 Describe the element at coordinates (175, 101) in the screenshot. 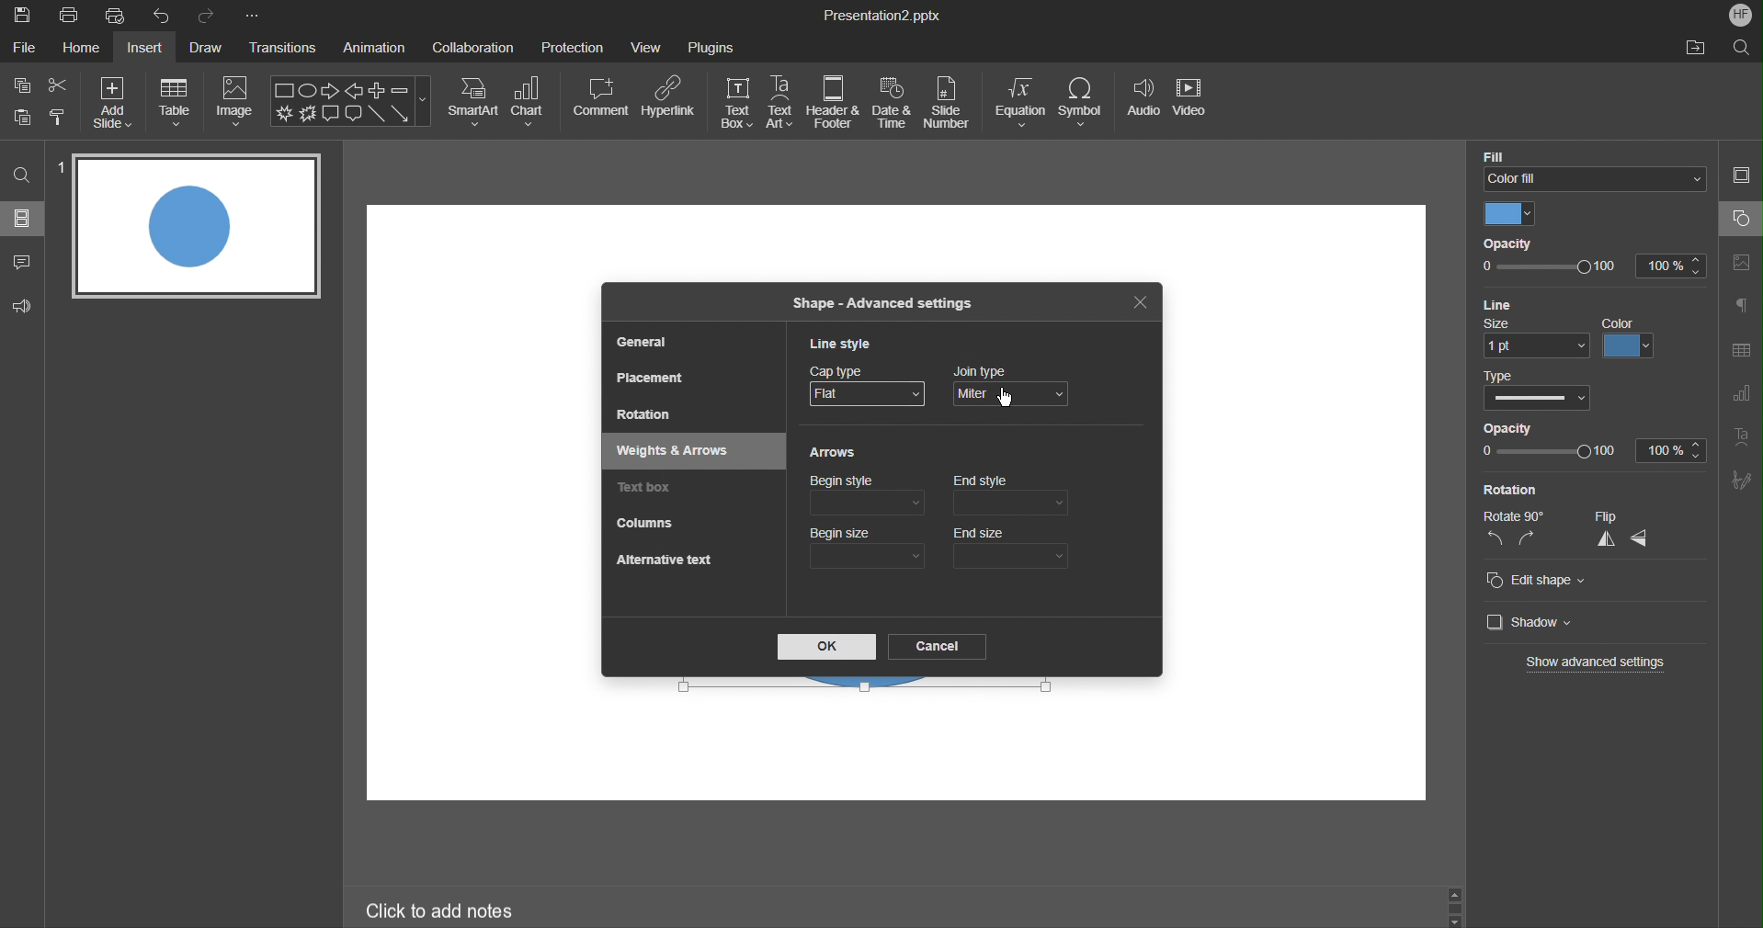

I see `Table` at that location.